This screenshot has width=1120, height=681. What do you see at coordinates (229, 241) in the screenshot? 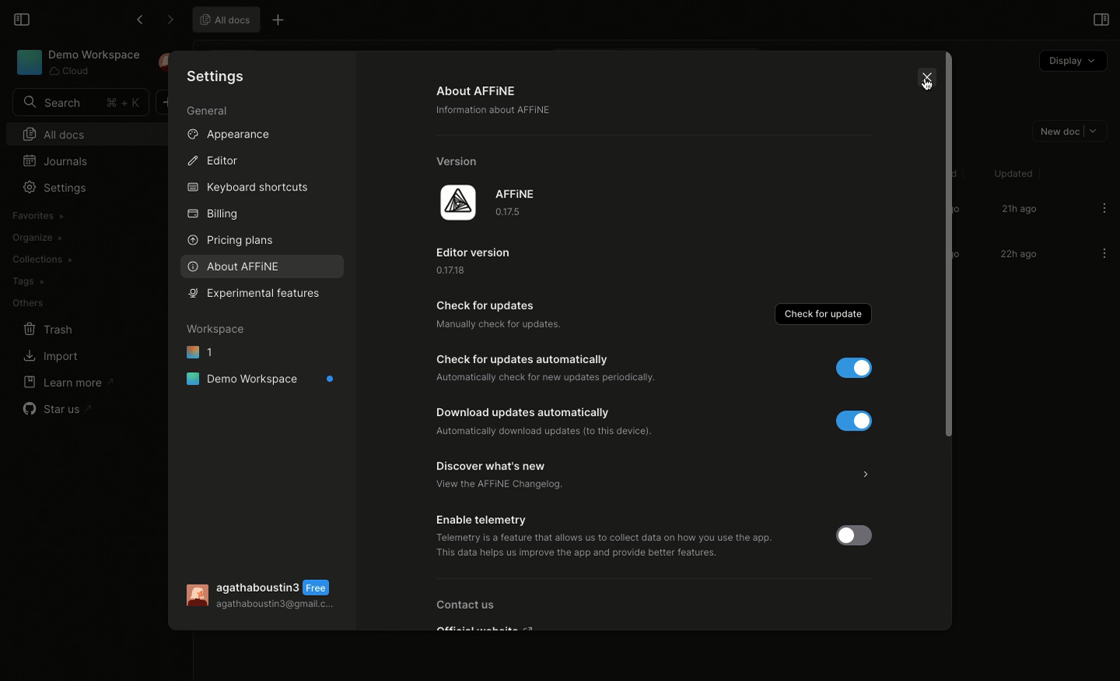
I see `Pricing plans` at bounding box center [229, 241].